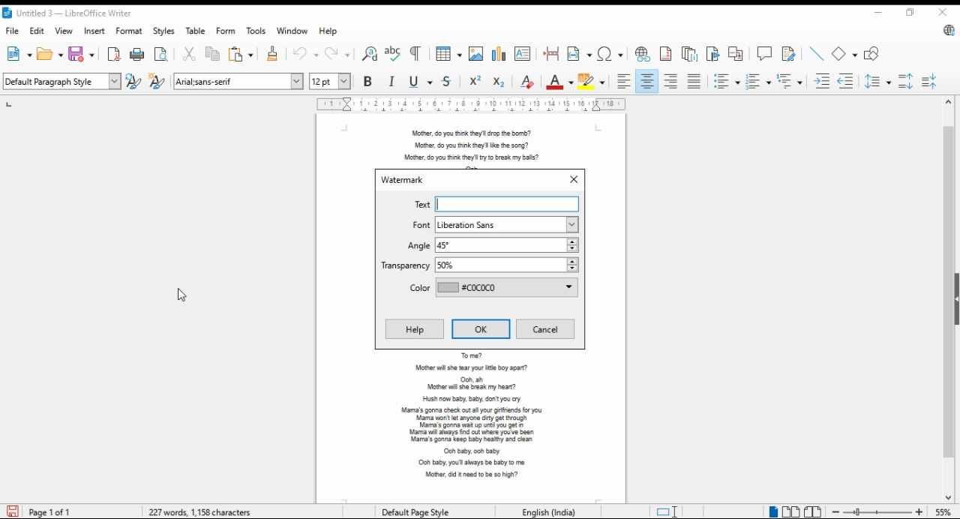  Describe the element at coordinates (673, 81) in the screenshot. I see `align right ` at that location.